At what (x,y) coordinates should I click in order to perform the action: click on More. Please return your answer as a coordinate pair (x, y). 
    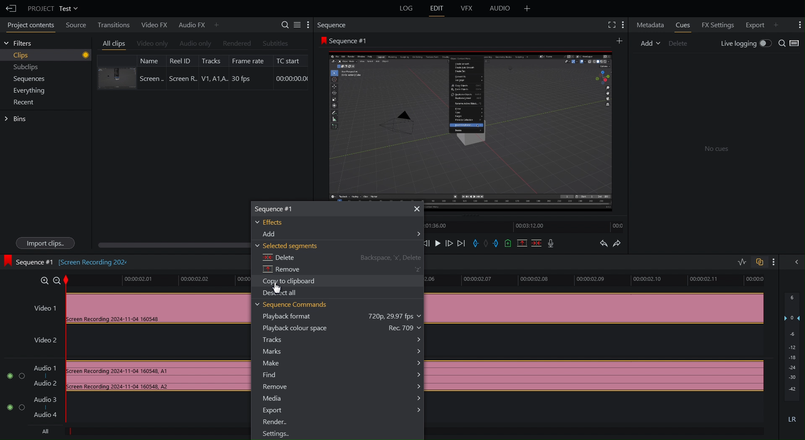
    Looking at the image, I should click on (624, 26).